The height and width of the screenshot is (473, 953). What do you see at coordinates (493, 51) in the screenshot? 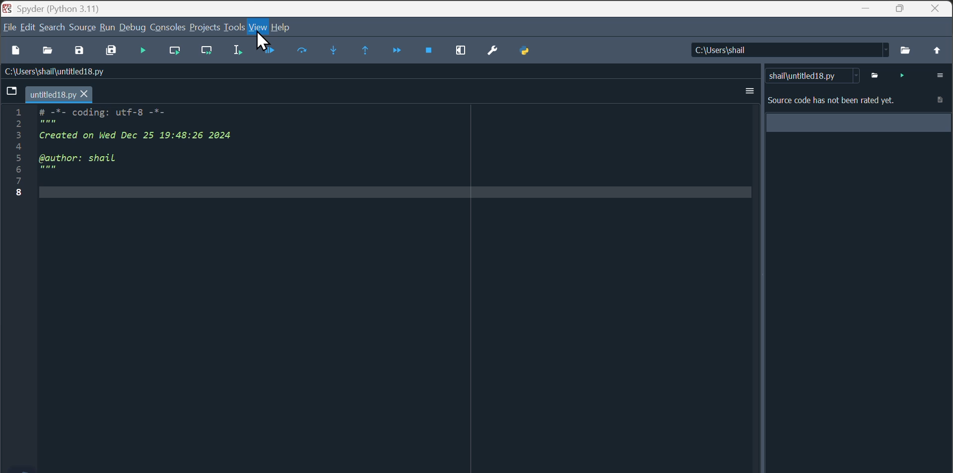
I see `Preferences` at bounding box center [493, 51].